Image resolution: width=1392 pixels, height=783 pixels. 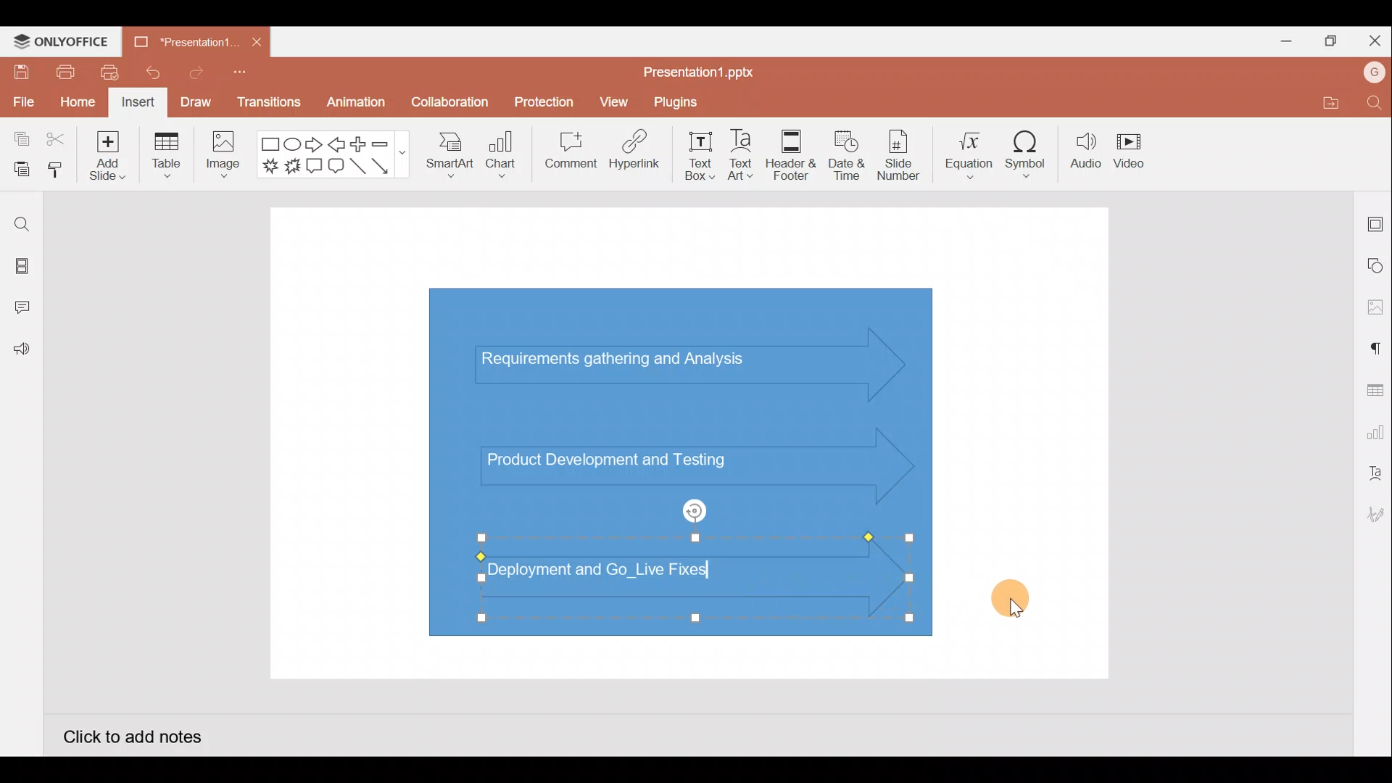 I want to click on Draw, so click(x=195, y=101).